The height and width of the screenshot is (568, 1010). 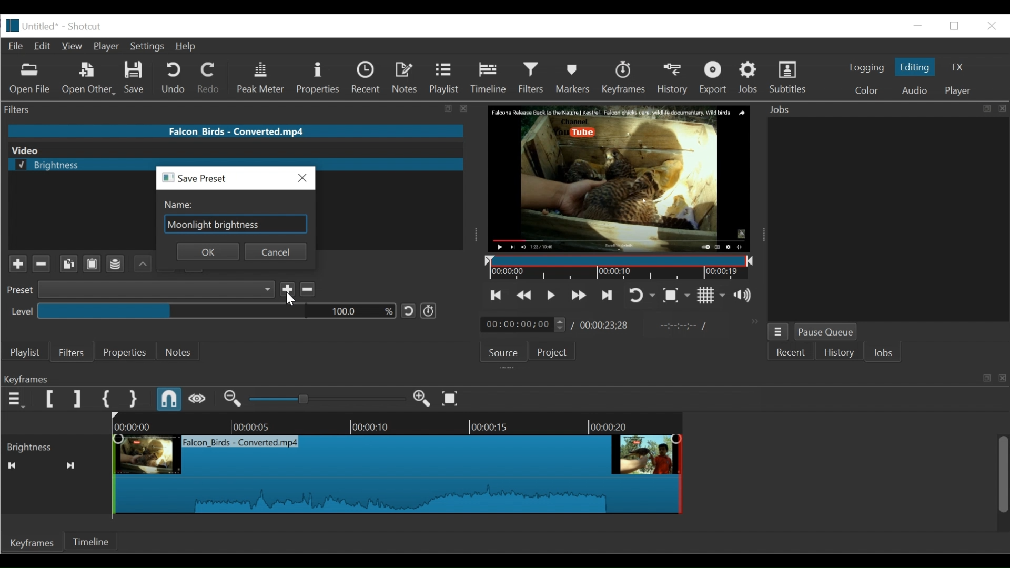 I want to click on Player, so click(x=958, y=90).